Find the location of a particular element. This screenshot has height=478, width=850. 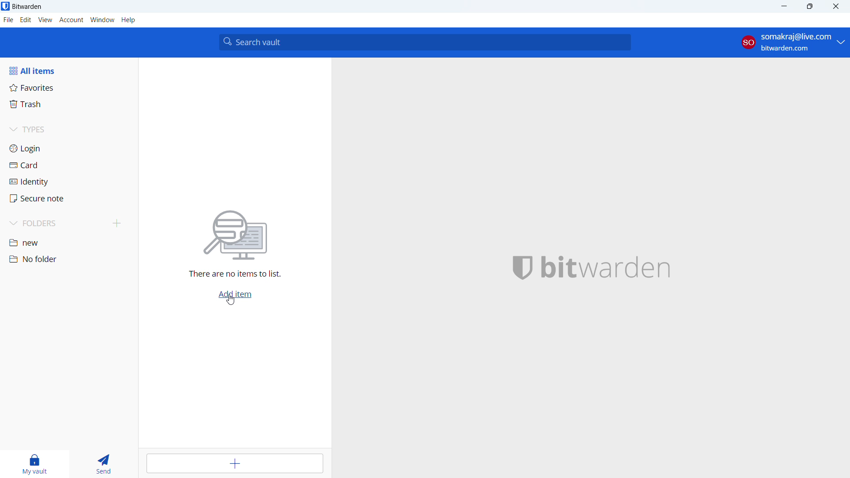

favorites is located at coordinates (69, 87).